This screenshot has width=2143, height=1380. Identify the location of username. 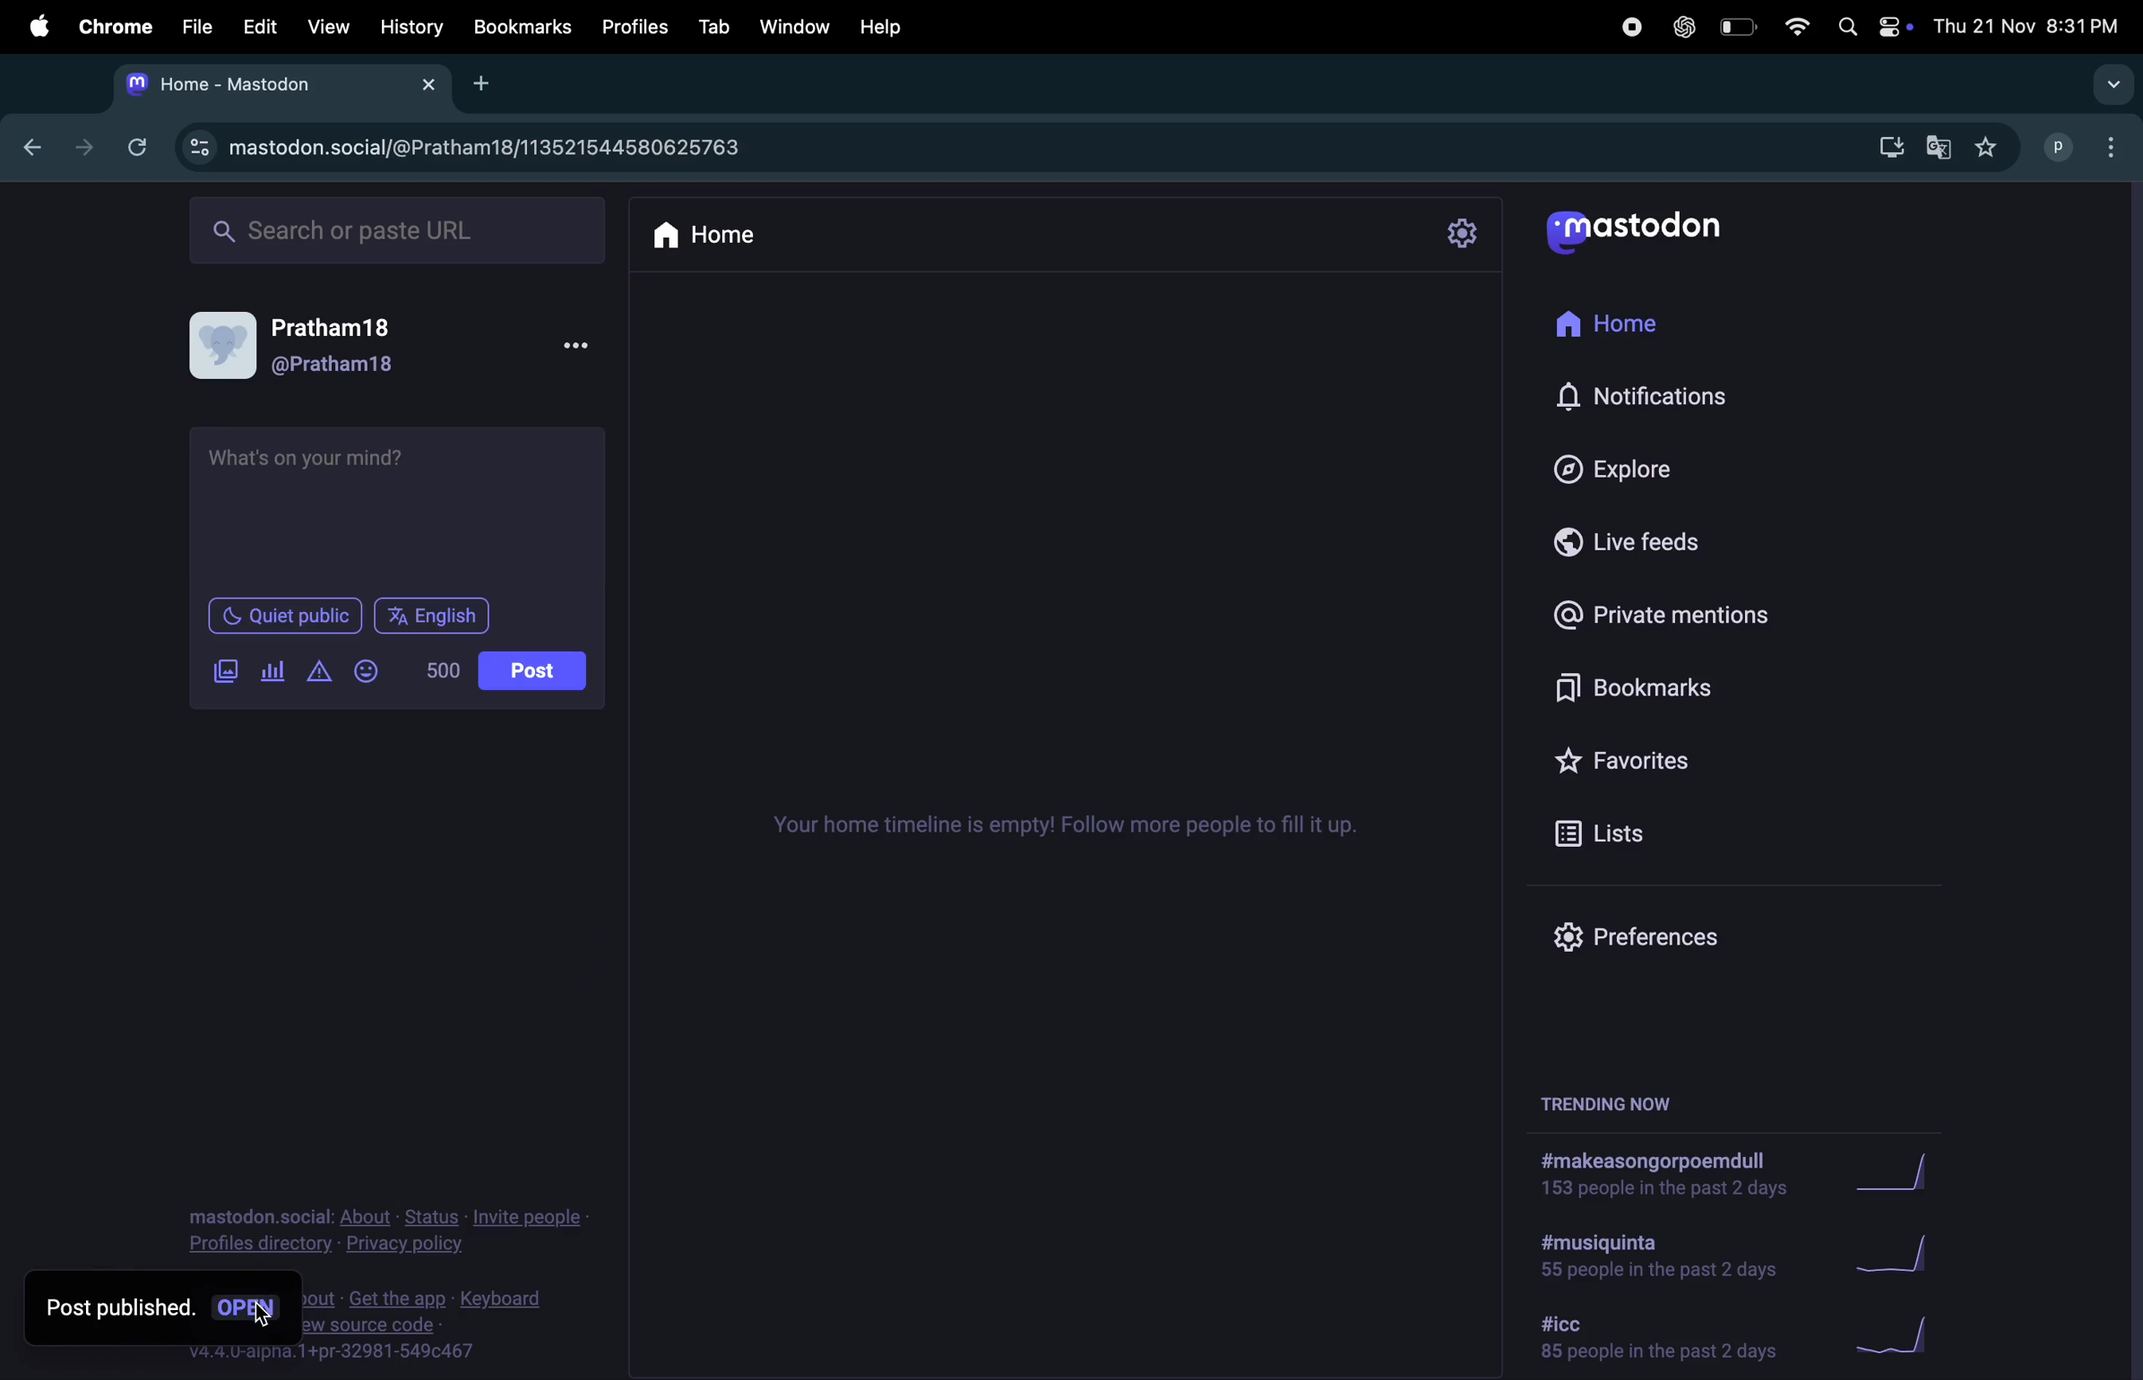
(2061, 148).